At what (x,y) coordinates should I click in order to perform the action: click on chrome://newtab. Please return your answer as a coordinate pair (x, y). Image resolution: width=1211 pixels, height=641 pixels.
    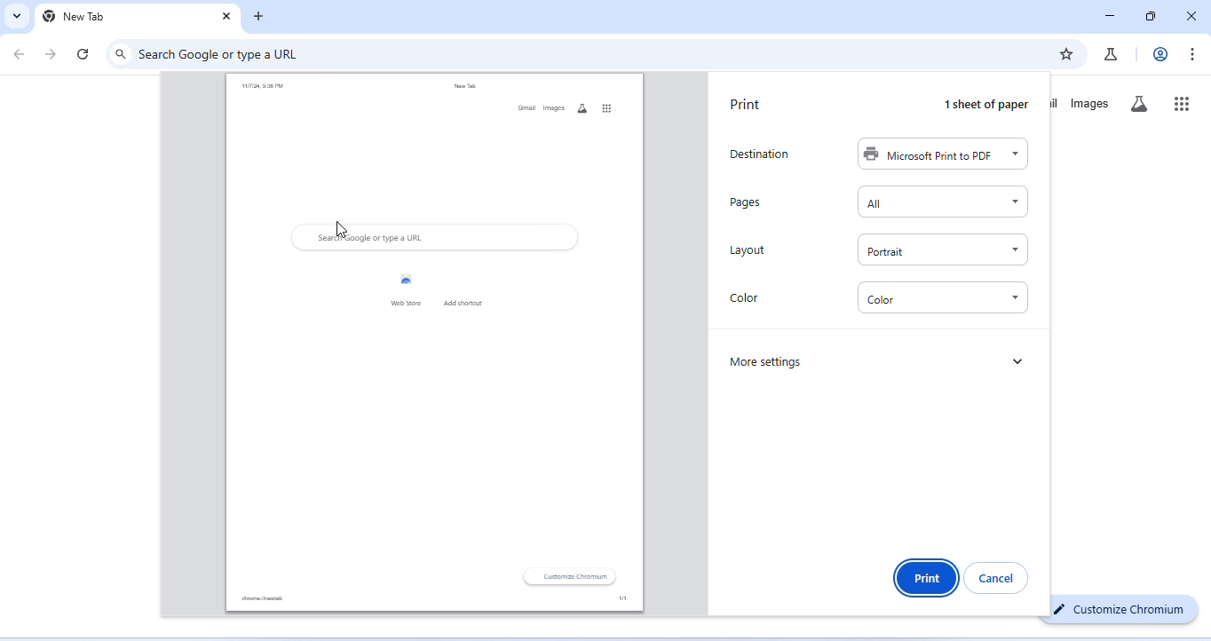
    Looking at the image, I should click on (261, 598).